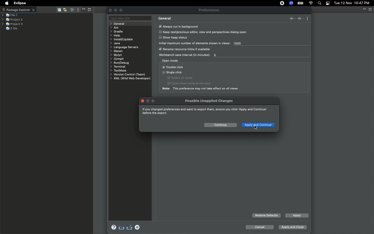  What do you see at coordinates (78, 10) in the screenshot?
I see `View menu` at bounding box center [78, 10].